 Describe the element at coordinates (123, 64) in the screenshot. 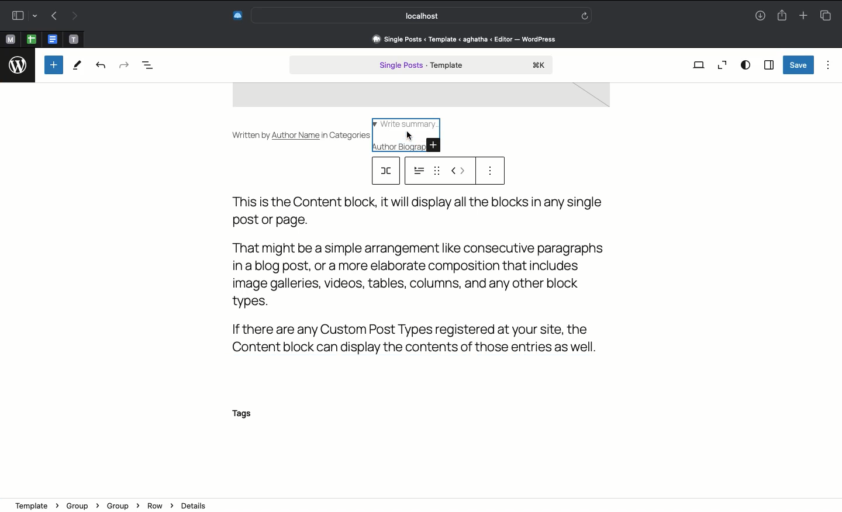

I see `Redo` at that location.